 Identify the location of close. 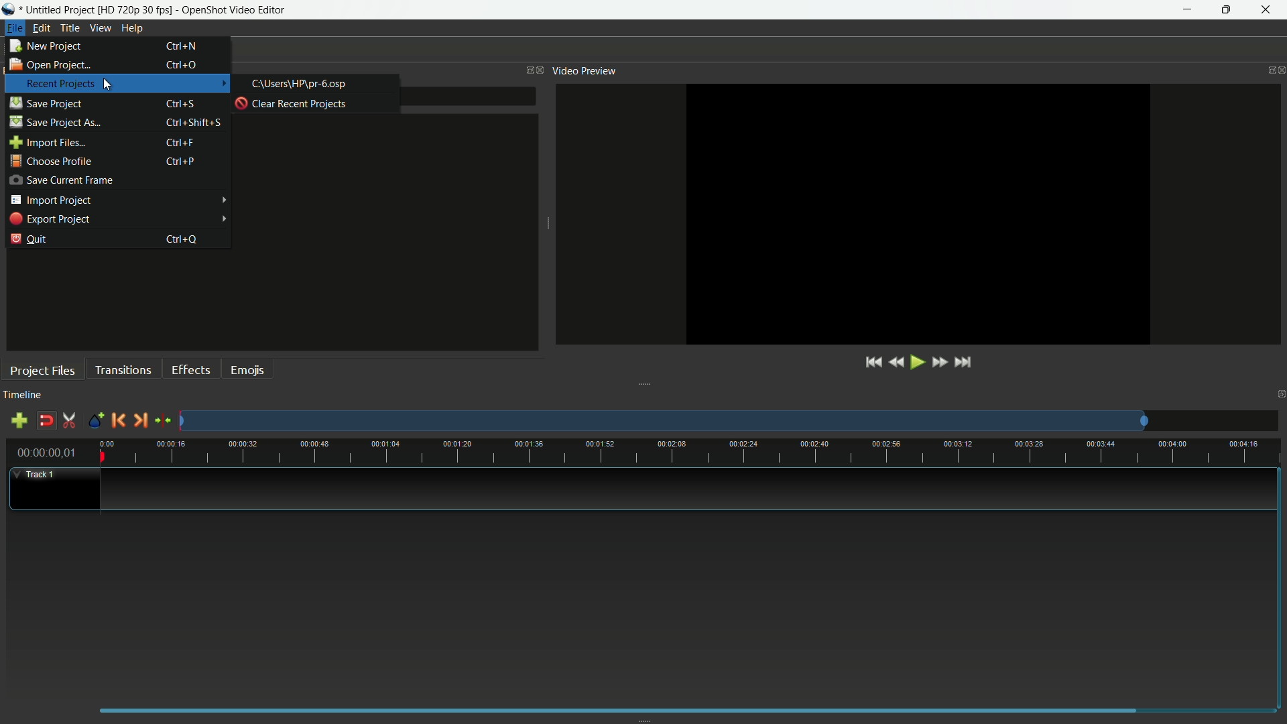
(541, 70).